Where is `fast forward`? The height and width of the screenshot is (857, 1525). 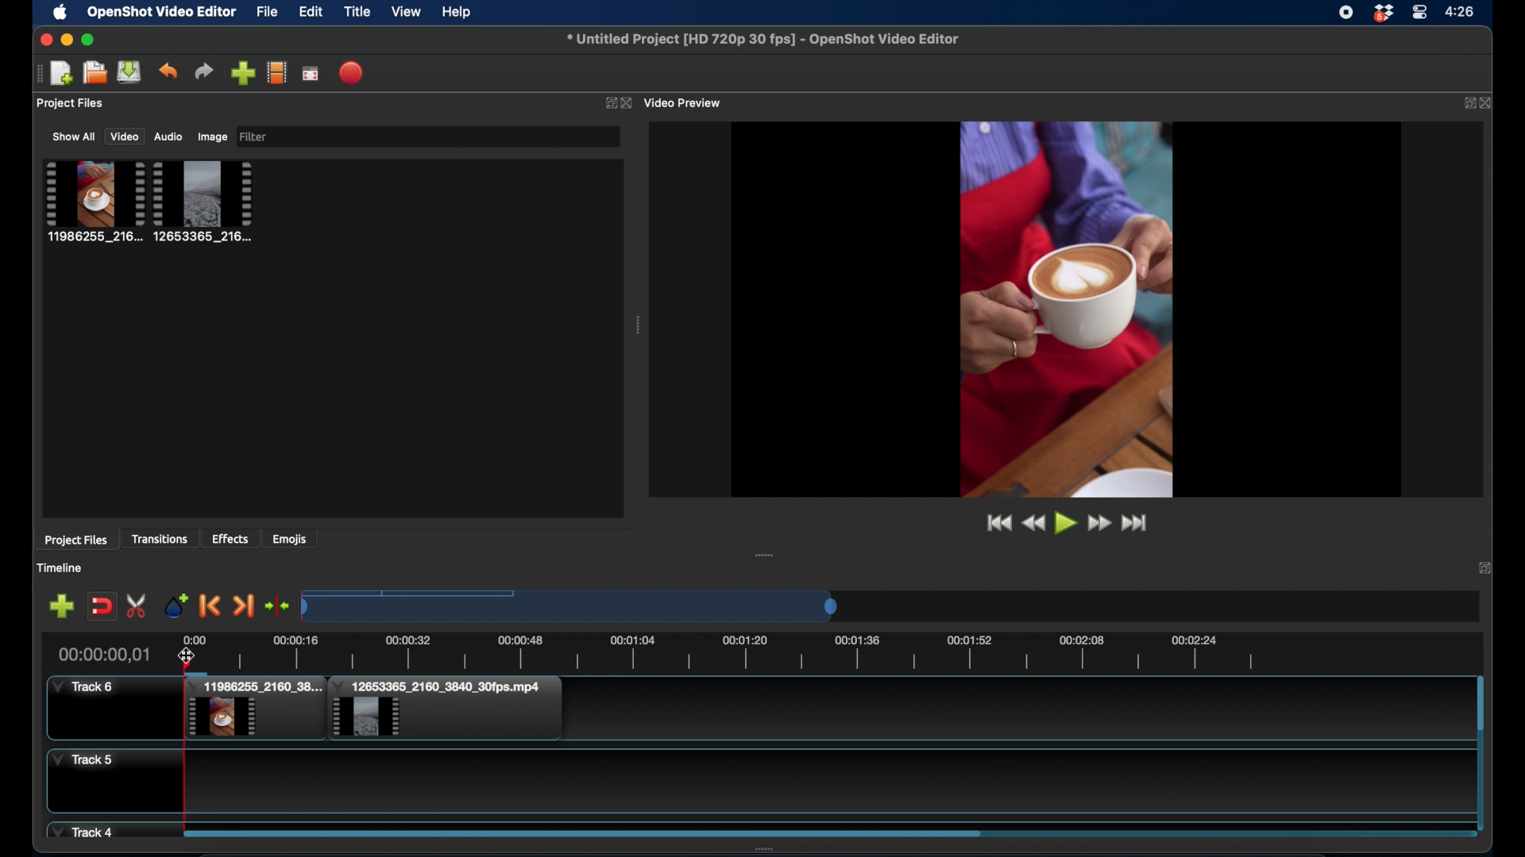
fast forward is located at coordinates (1098, 523).